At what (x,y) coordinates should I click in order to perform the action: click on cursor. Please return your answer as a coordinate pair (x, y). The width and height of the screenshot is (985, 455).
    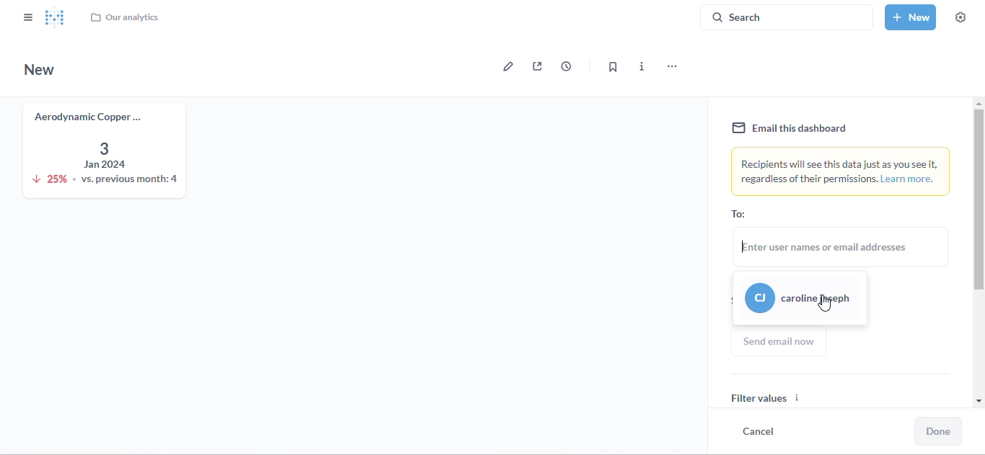
    Looking at the image, I should click on (823, 303).